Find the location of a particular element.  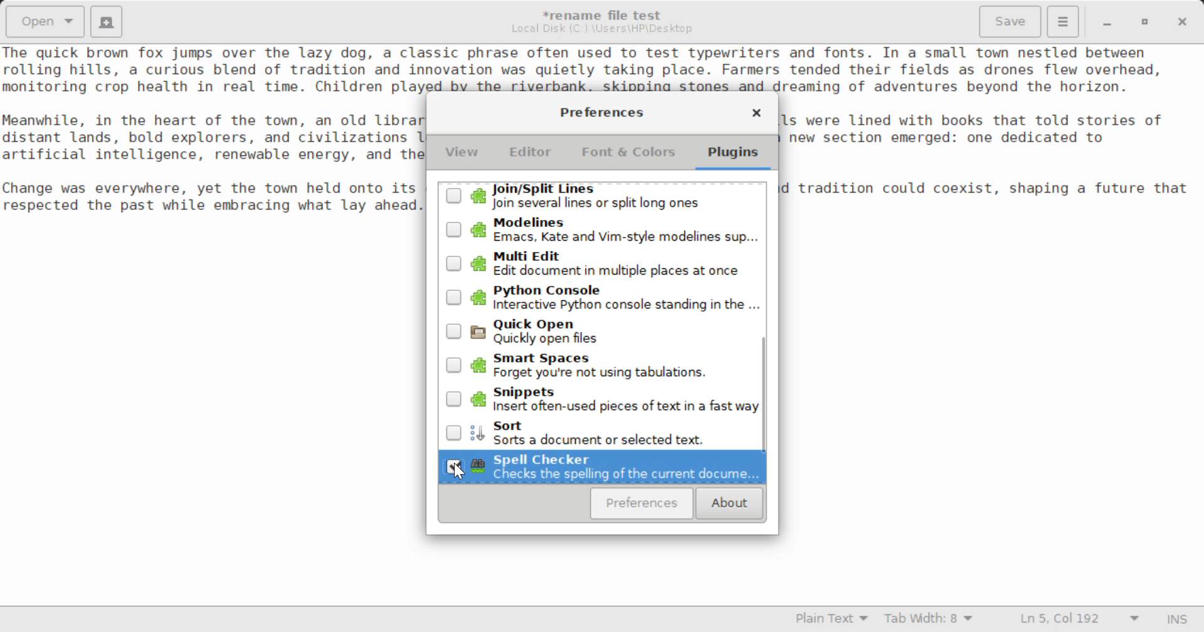

Font & Colors Tab is located at coordinates (628, 157).